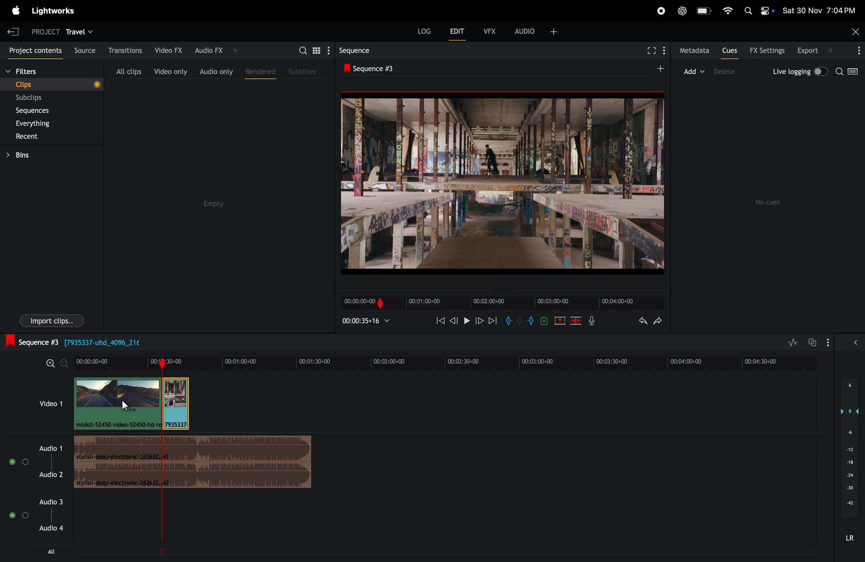 Image resolution: width=865 pixels, height=562 pixels. Describe the element at coordinates (849, 73) in the screenshot. I see `search` at that location.